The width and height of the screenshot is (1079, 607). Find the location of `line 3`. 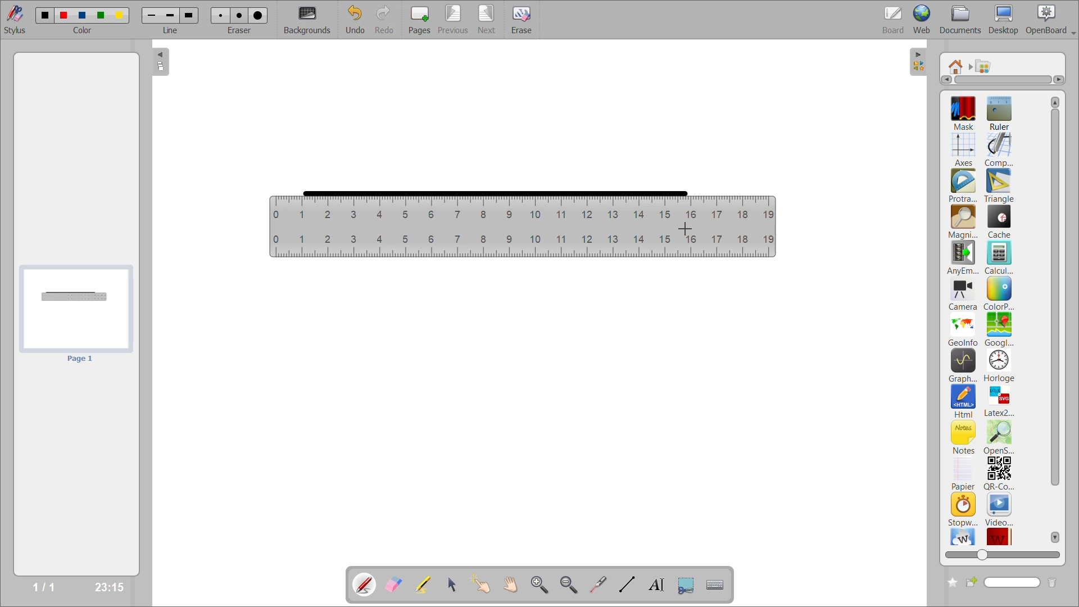

line 3 is located at coordinates (188, 16).